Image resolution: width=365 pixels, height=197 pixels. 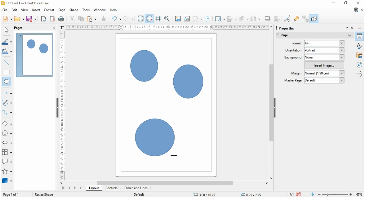 What do you see at coordinates (324, 43) in the screenshot?
I see `a4` at bounding box center [324, 43].